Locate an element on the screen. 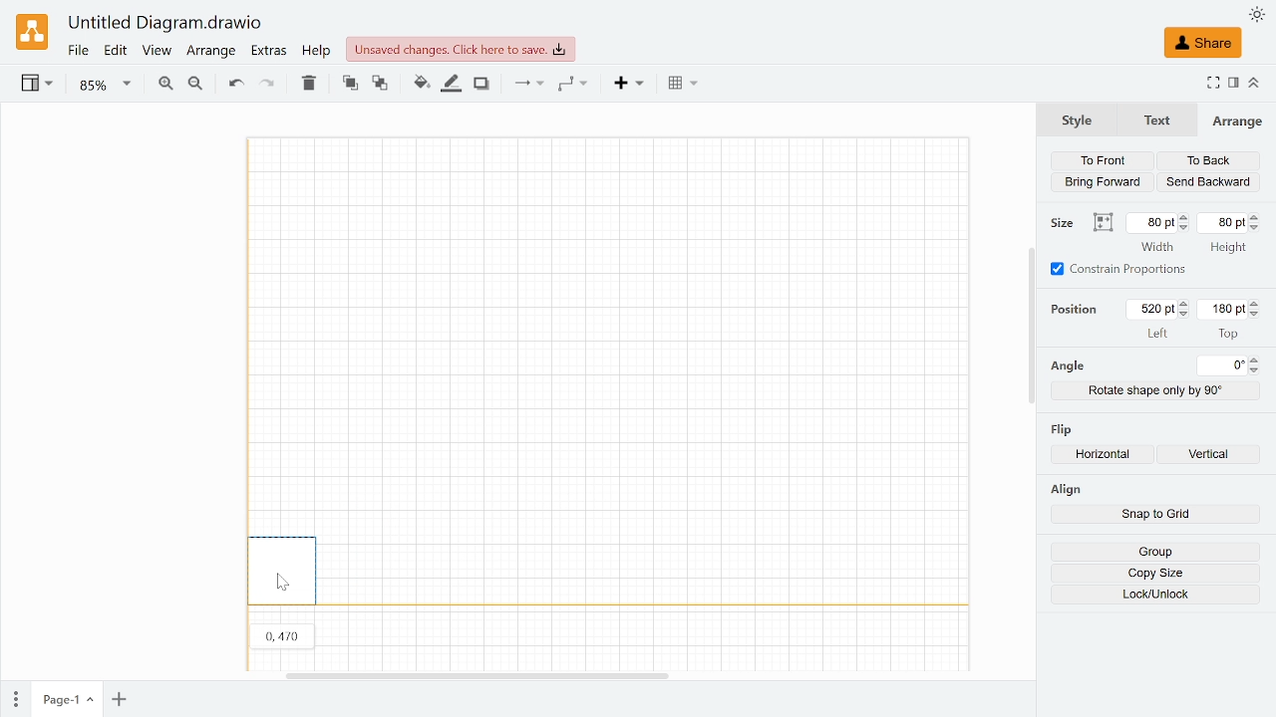  Bring forward is located at coordinates (1105, 181).